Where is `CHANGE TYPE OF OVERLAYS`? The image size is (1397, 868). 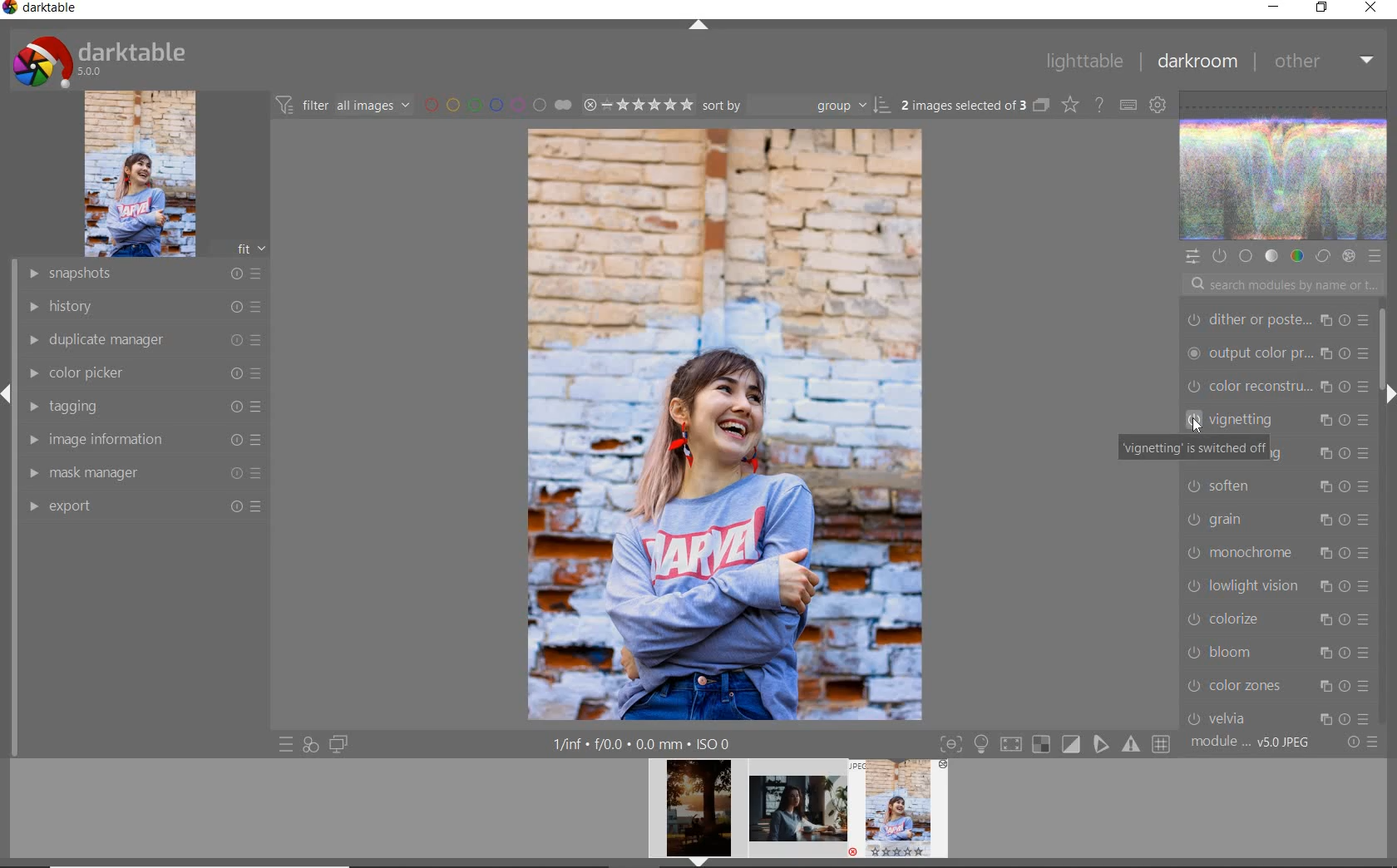
CHANGE TYPE OF OVERLAYS is located at coordinates (1069, 104).